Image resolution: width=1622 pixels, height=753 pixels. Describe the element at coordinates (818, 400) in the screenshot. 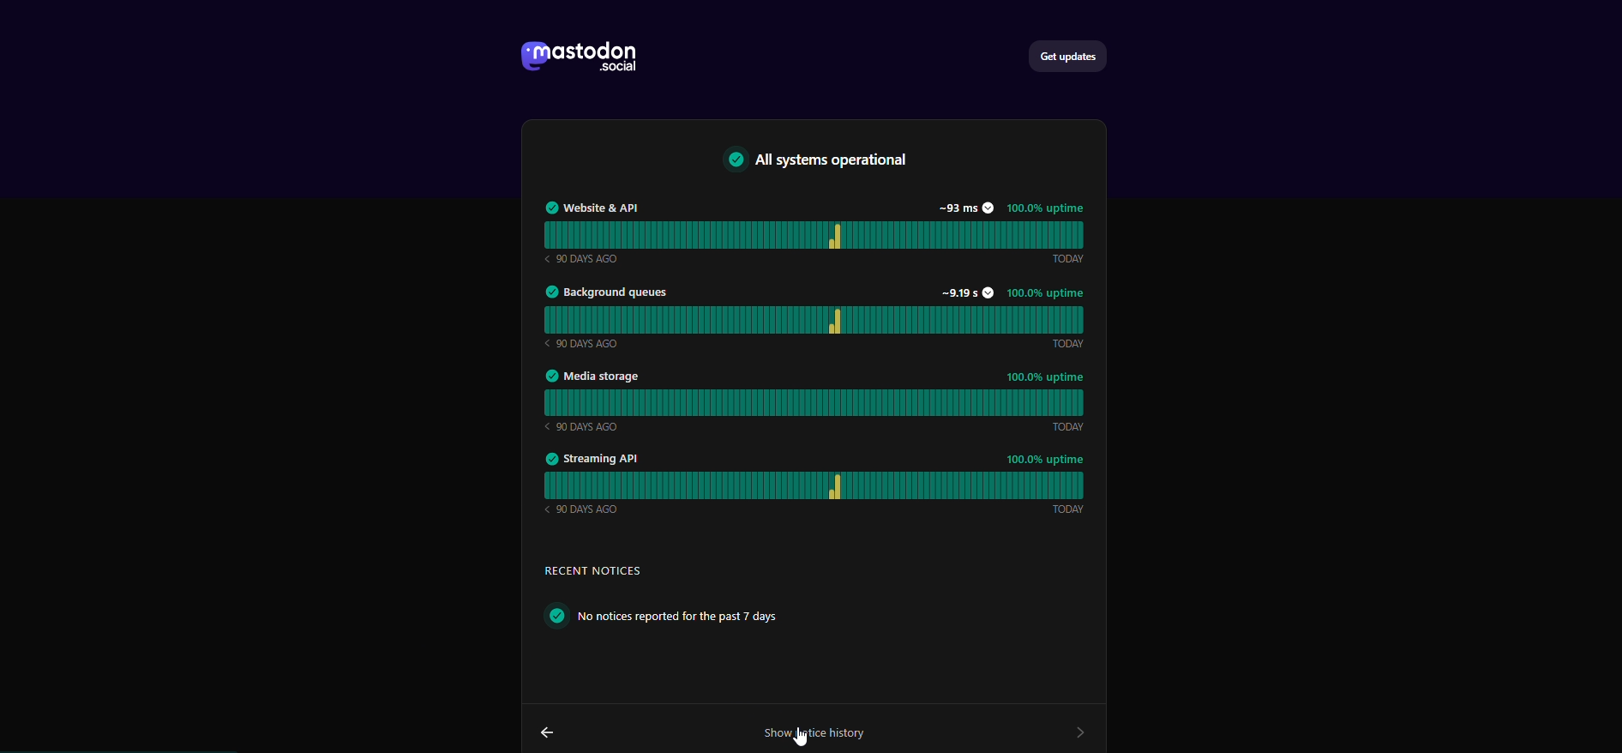

I see `media storage status` at that location.